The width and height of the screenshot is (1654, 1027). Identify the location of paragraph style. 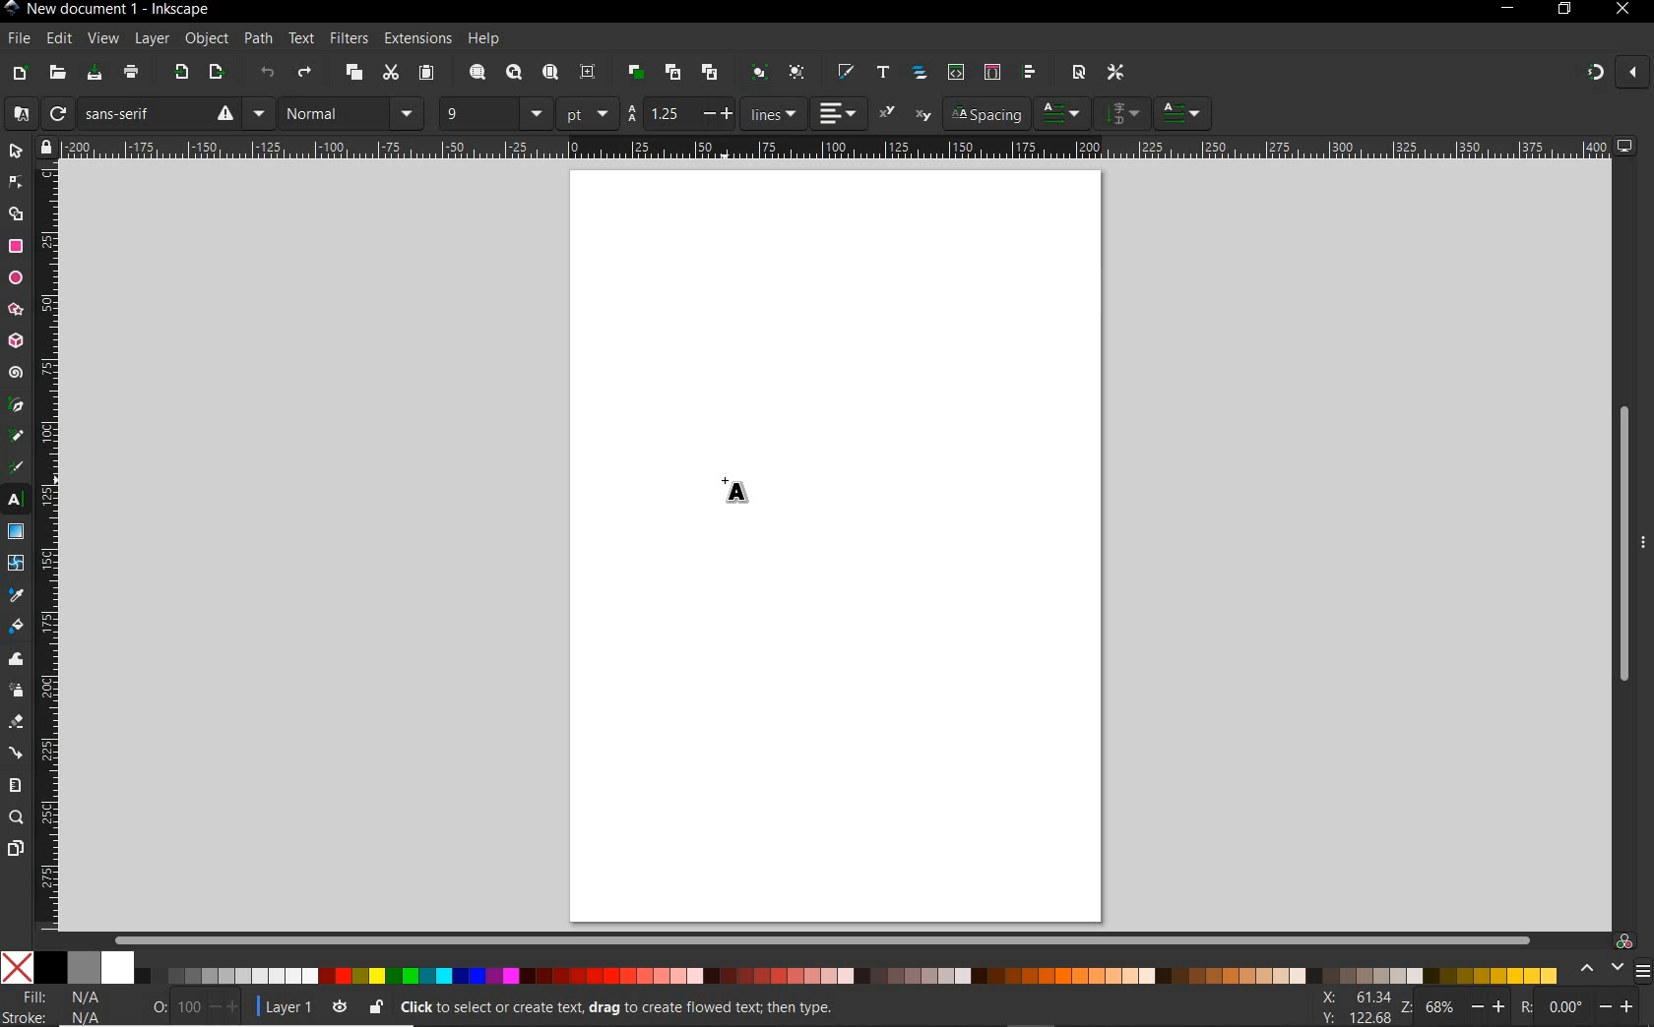
(1184, 113).